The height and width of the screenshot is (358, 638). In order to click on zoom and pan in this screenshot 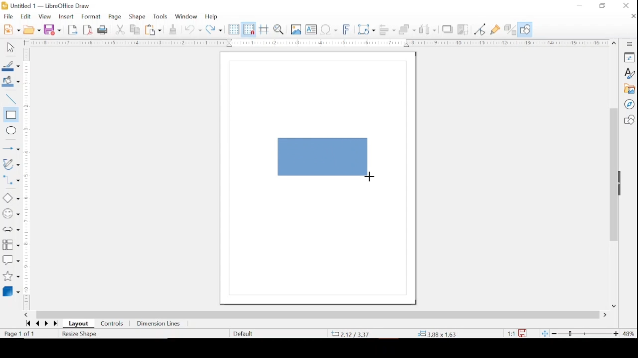, I will do `click(280, 29)`.